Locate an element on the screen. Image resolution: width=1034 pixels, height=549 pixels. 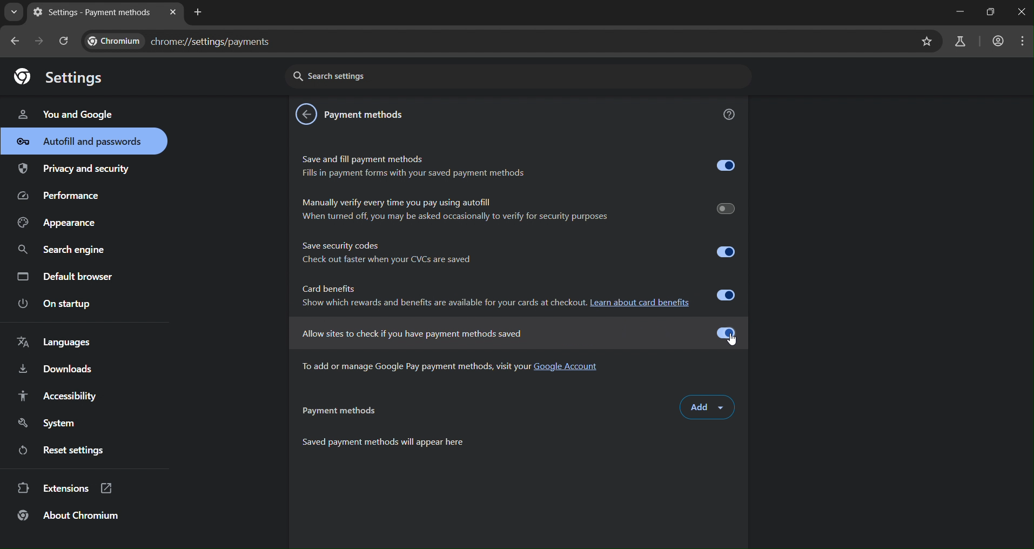
close tab is located at coordinates (174, 12).